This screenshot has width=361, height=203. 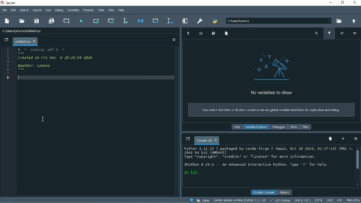 What do you see at coordinates (207, 141) in the screenshot?
I see `Console` at bounding box center [207, 141].